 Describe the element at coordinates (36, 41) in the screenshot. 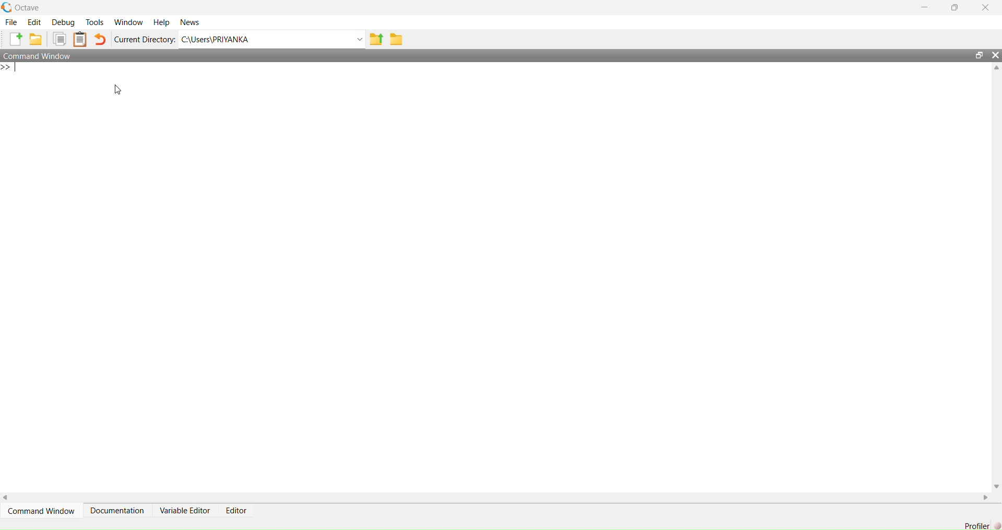

I see `save` at that location.